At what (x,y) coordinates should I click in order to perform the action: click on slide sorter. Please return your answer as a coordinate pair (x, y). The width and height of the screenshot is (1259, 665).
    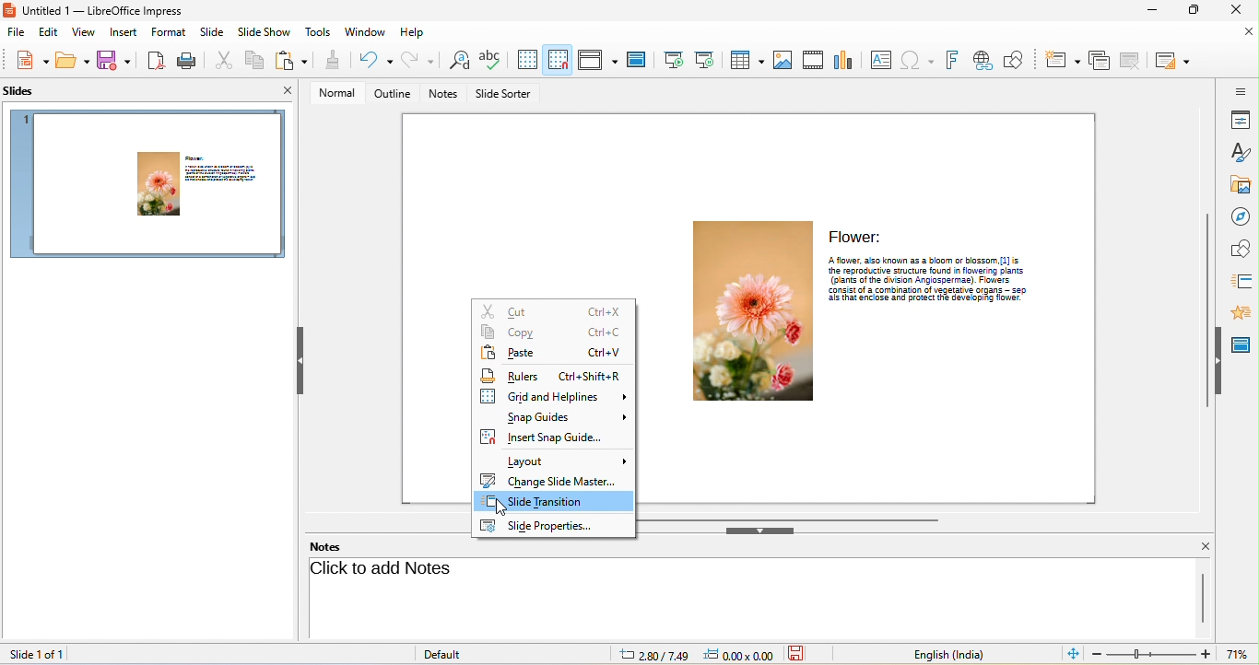
    Looking at the image, I should click on (506, 94).